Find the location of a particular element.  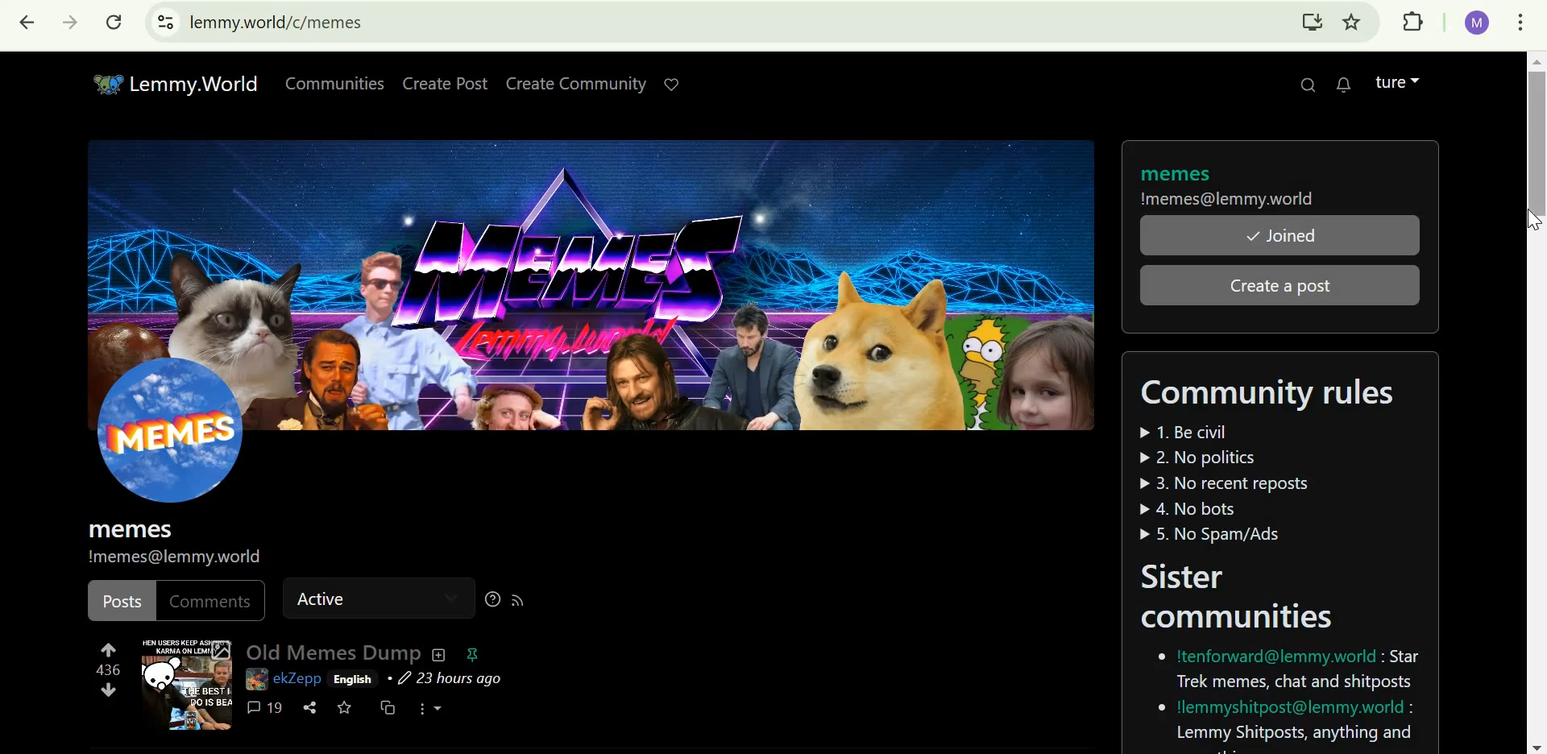

search is located at coordinates (1307, 85).